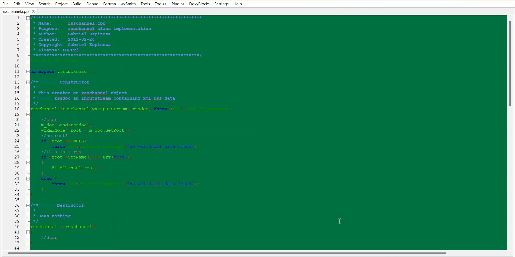  Describe the element at coordinates (45, 4) in the screenshot. I see `Search` at that location.